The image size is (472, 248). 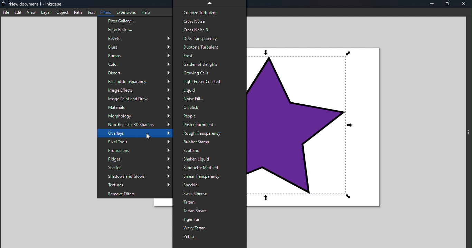 What do you see at coordinates (78, 12) in the screenshot?
I see `Path` at bounding box center [78, 12].